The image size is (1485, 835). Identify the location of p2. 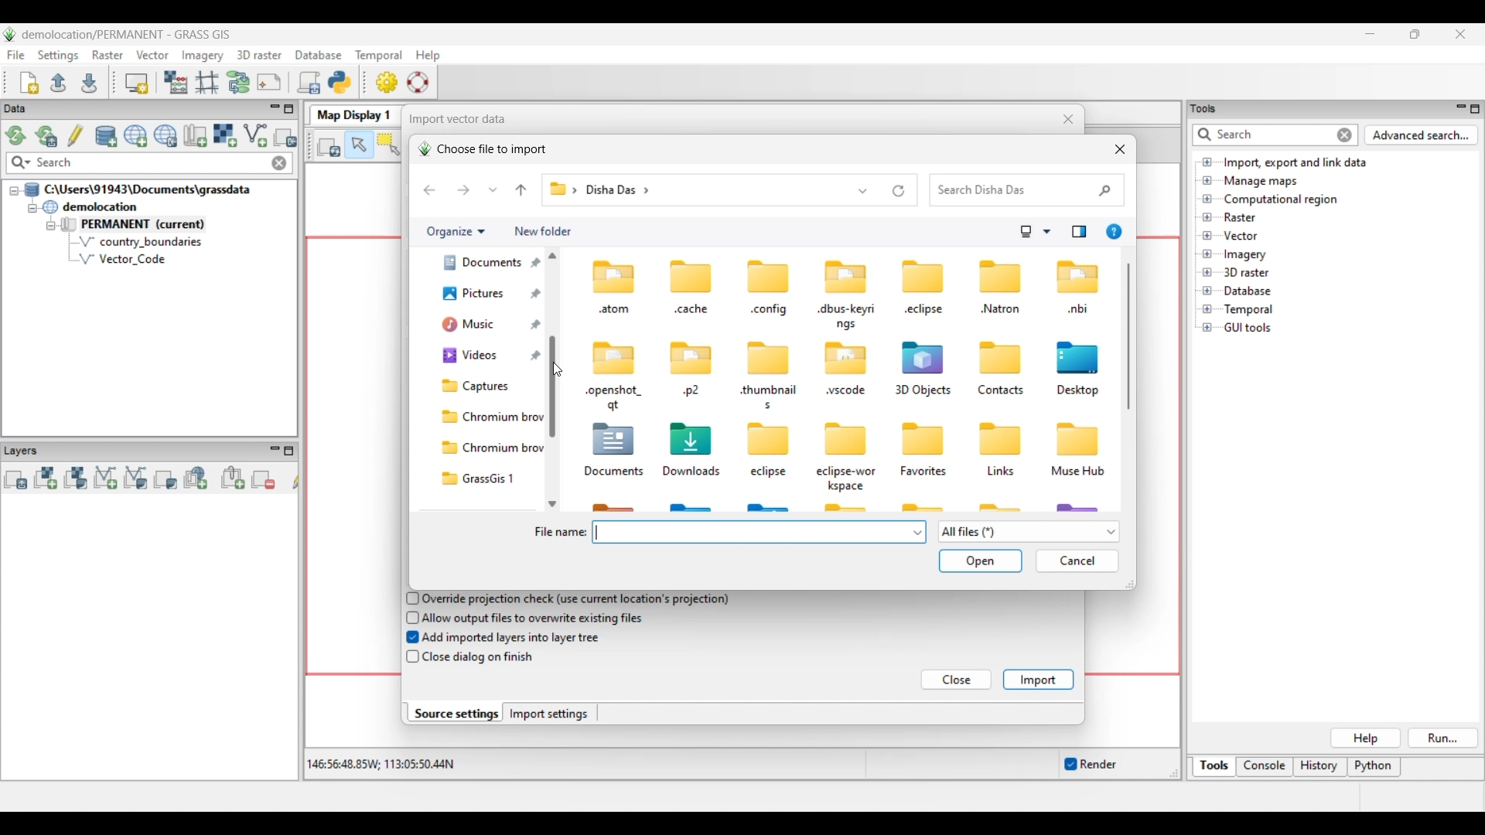
(691, 392).